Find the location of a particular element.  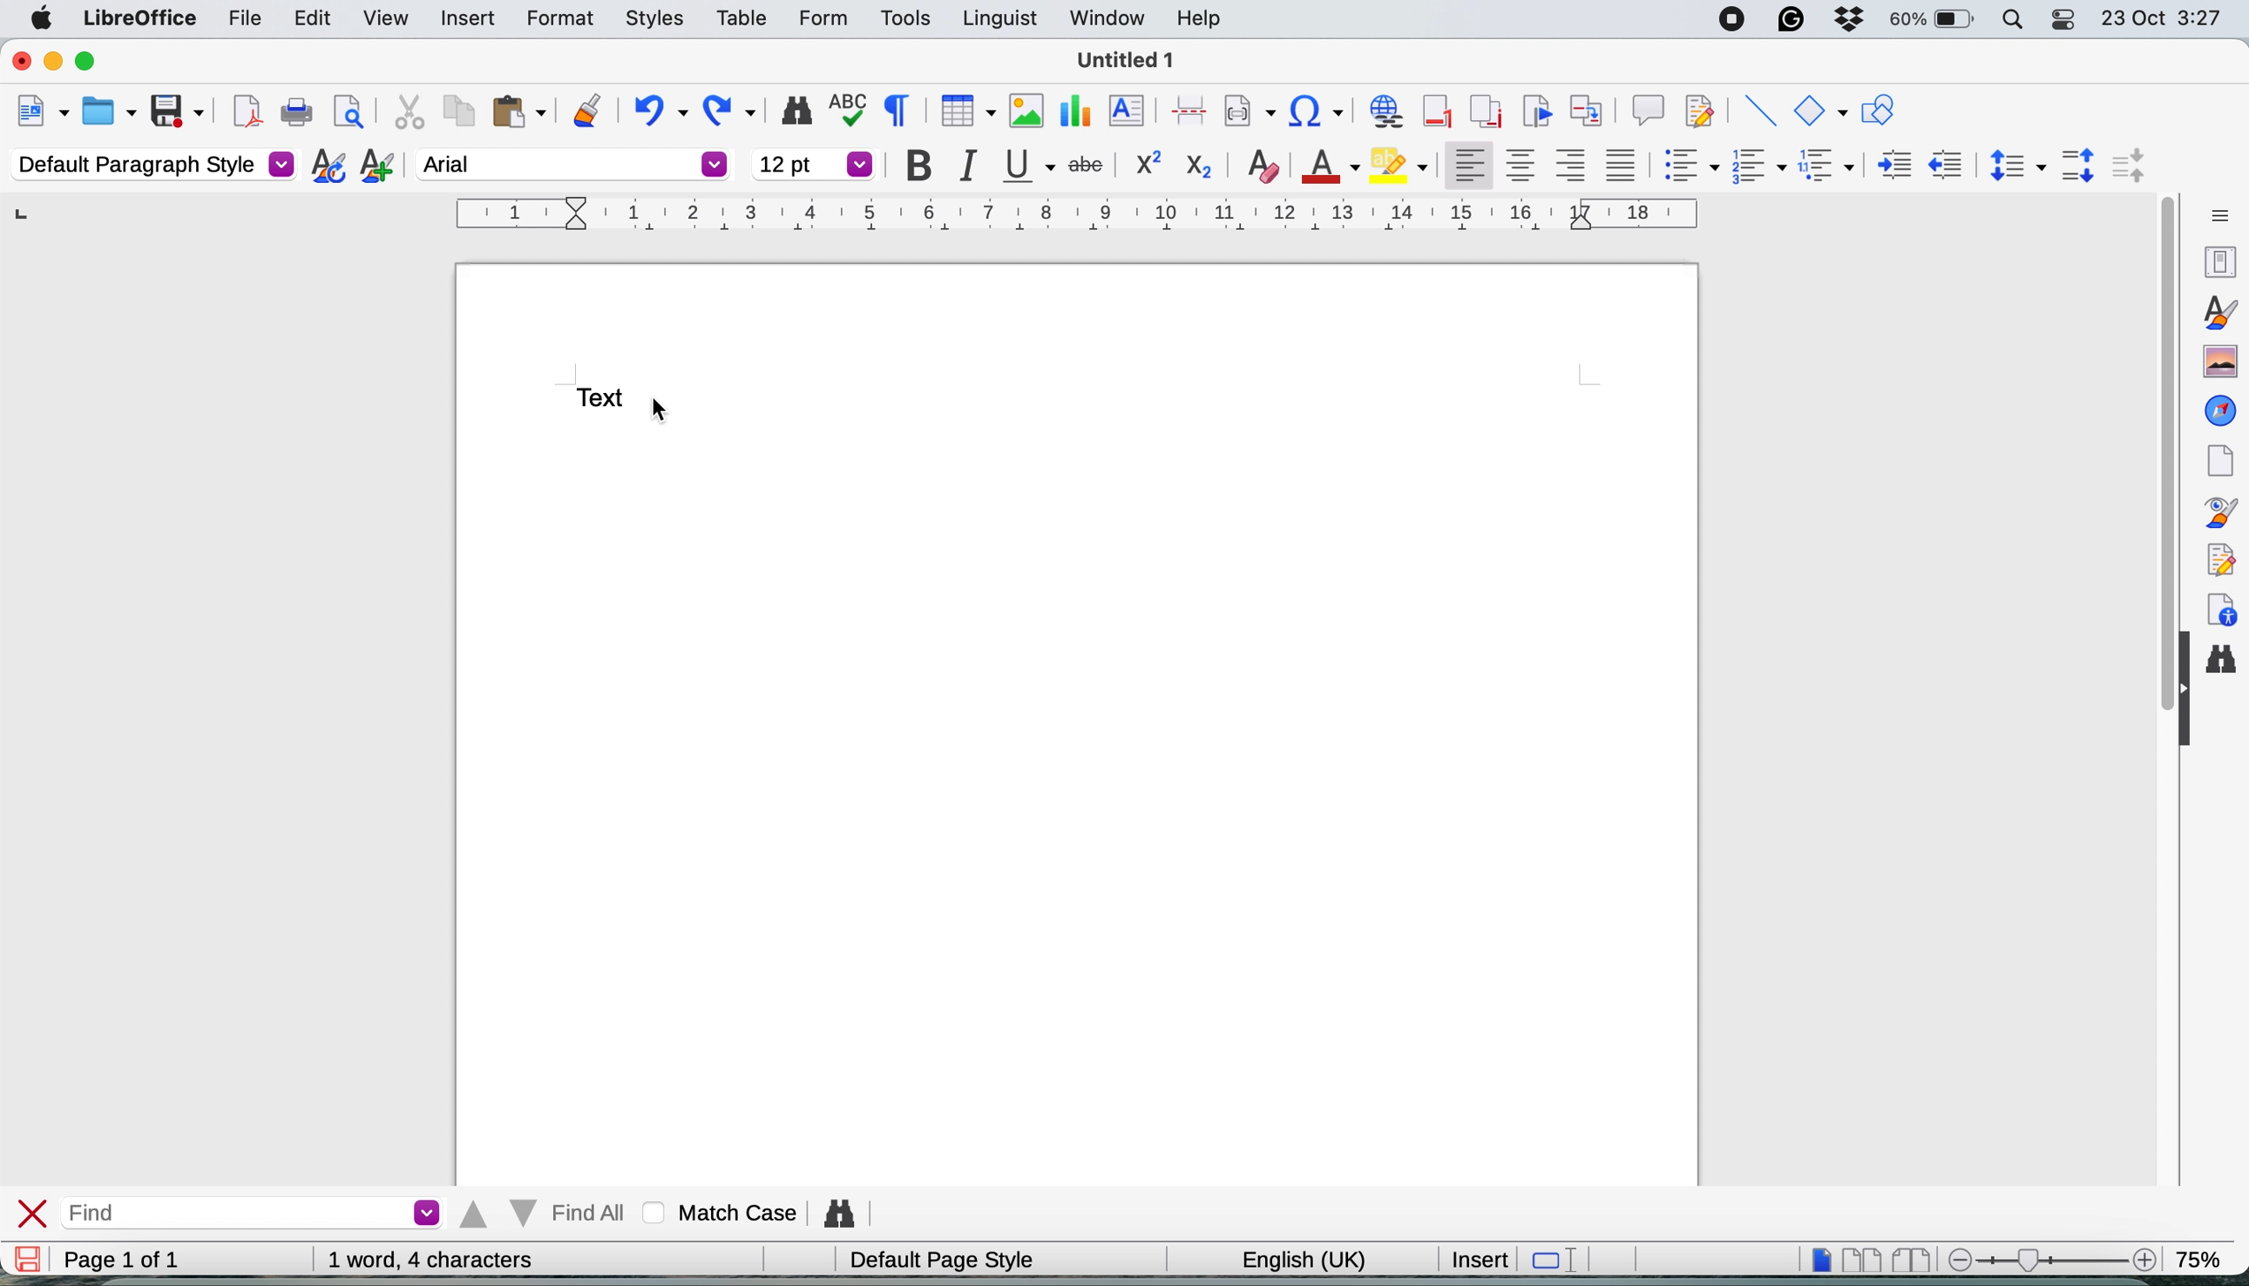

style inspector is located at coordinates (2225, 512).